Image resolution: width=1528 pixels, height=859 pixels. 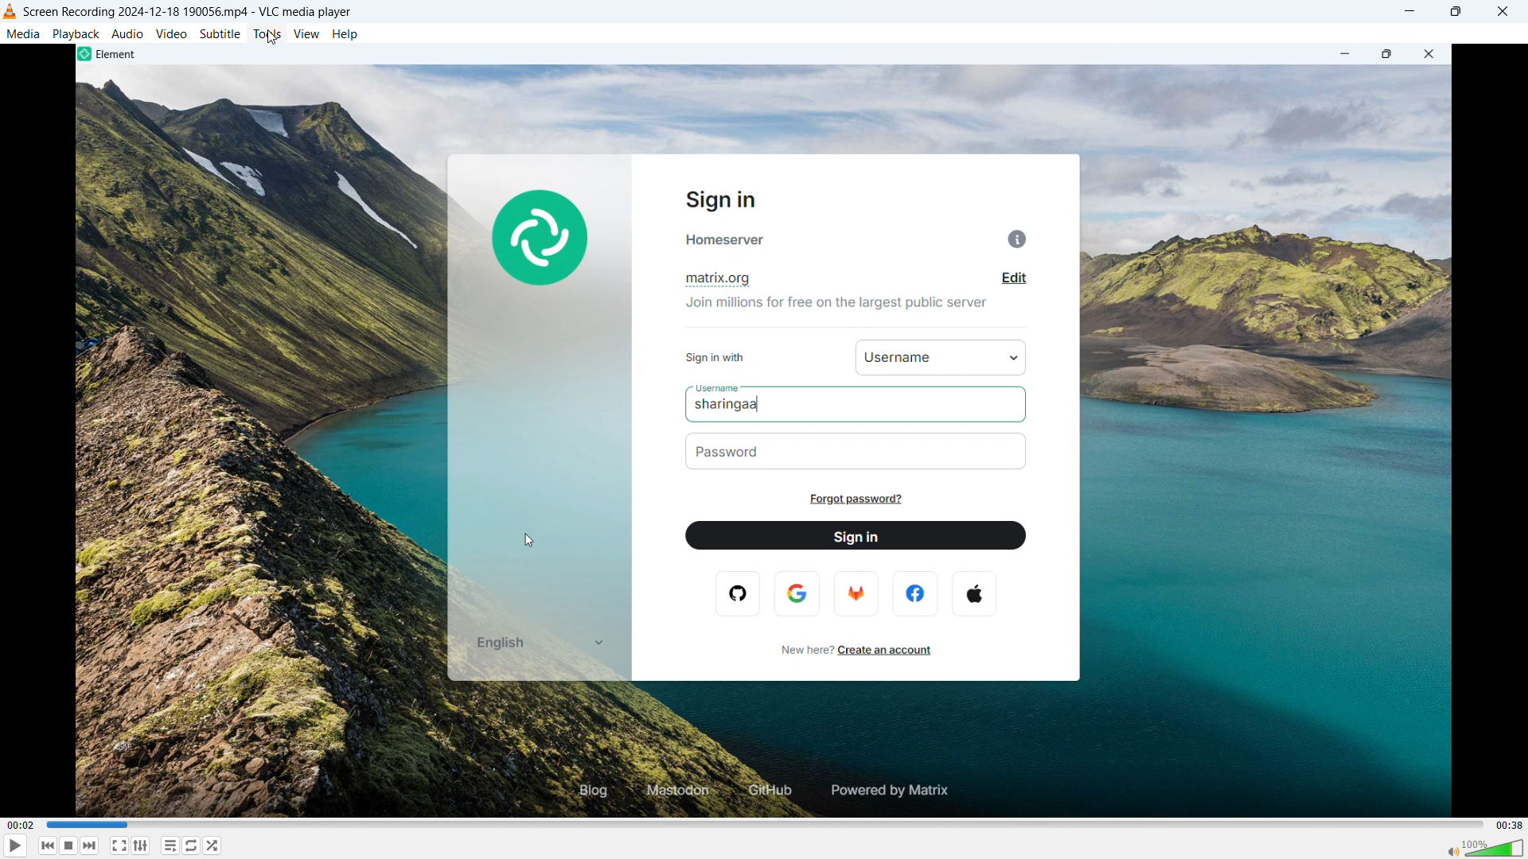 I want to click on help, so click(x=348, y=33).